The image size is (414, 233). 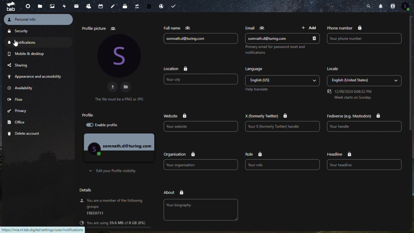 What do you see at coordinates (202, 39) in the screenshot?
I see `somnath.d@turing.com` at bounding box center [202, 39].